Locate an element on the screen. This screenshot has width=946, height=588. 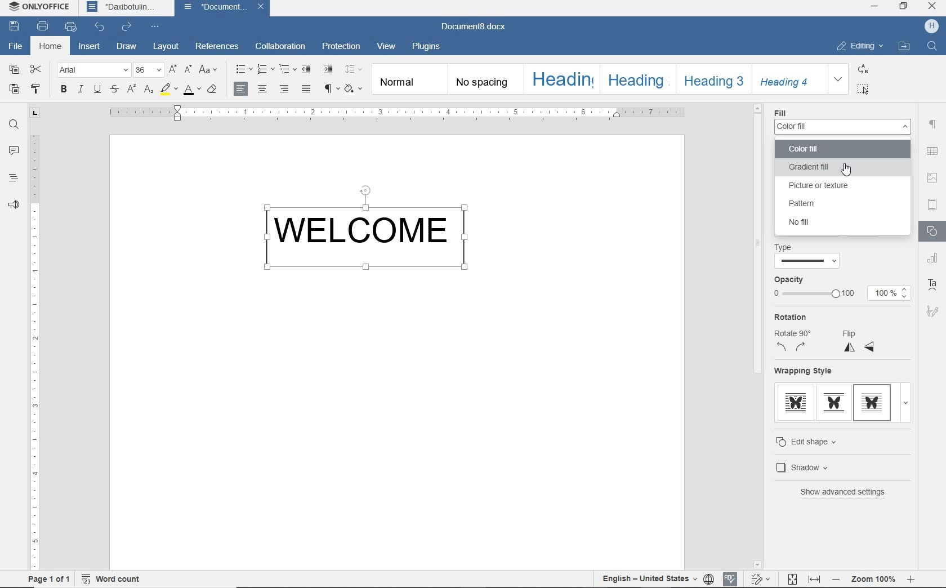
Line Type is located at coordinates (786, 247).